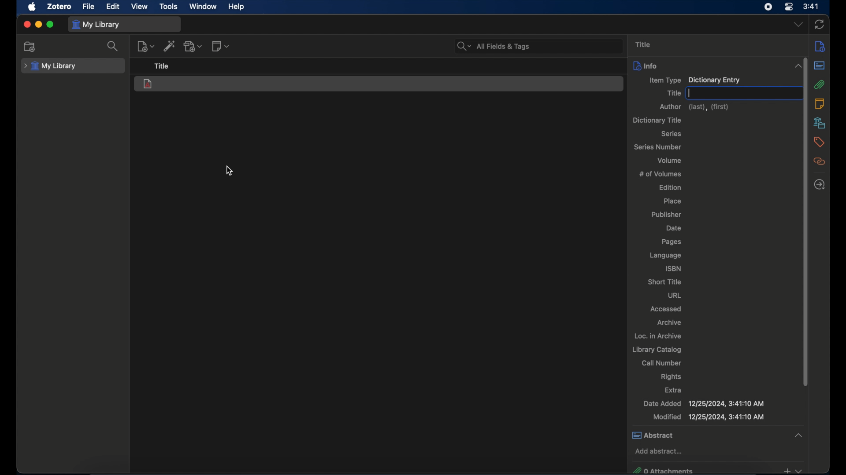  What do you see at coordinates (660, 173) in the screenshot?
I see `no of volumes` at bounding box center [660, 173].